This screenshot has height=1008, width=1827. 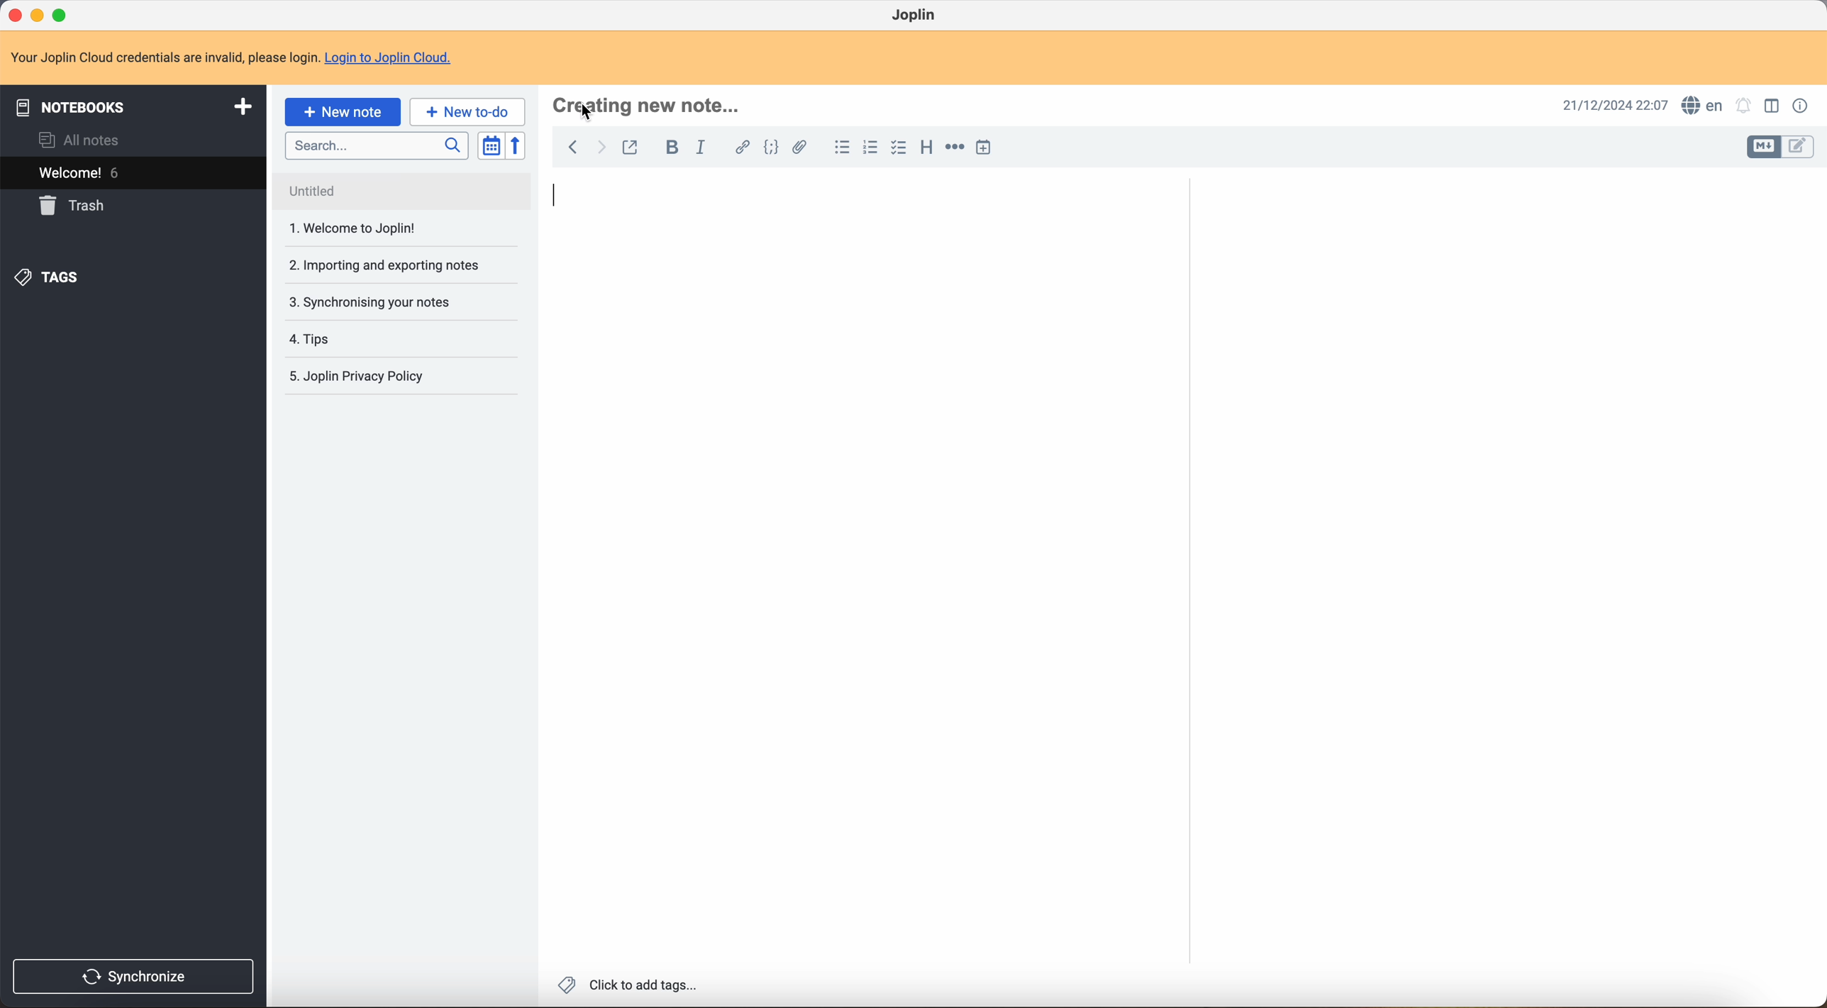 What do you see at coordinates (1704, 104) in the screenshot?
I see `spell checker` at bounding box center [1704, 104].